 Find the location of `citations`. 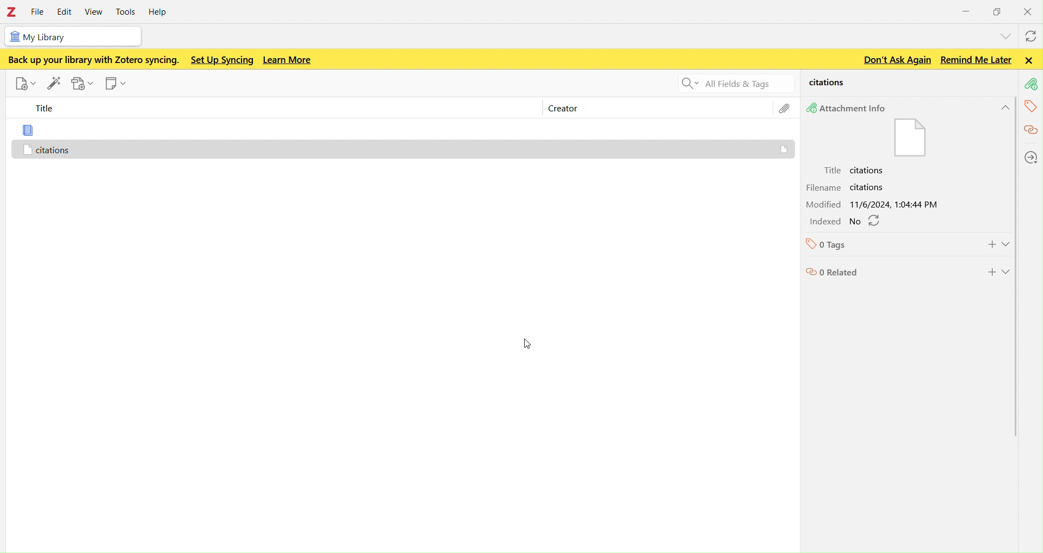

citations is located at coordinates (1035, 130).